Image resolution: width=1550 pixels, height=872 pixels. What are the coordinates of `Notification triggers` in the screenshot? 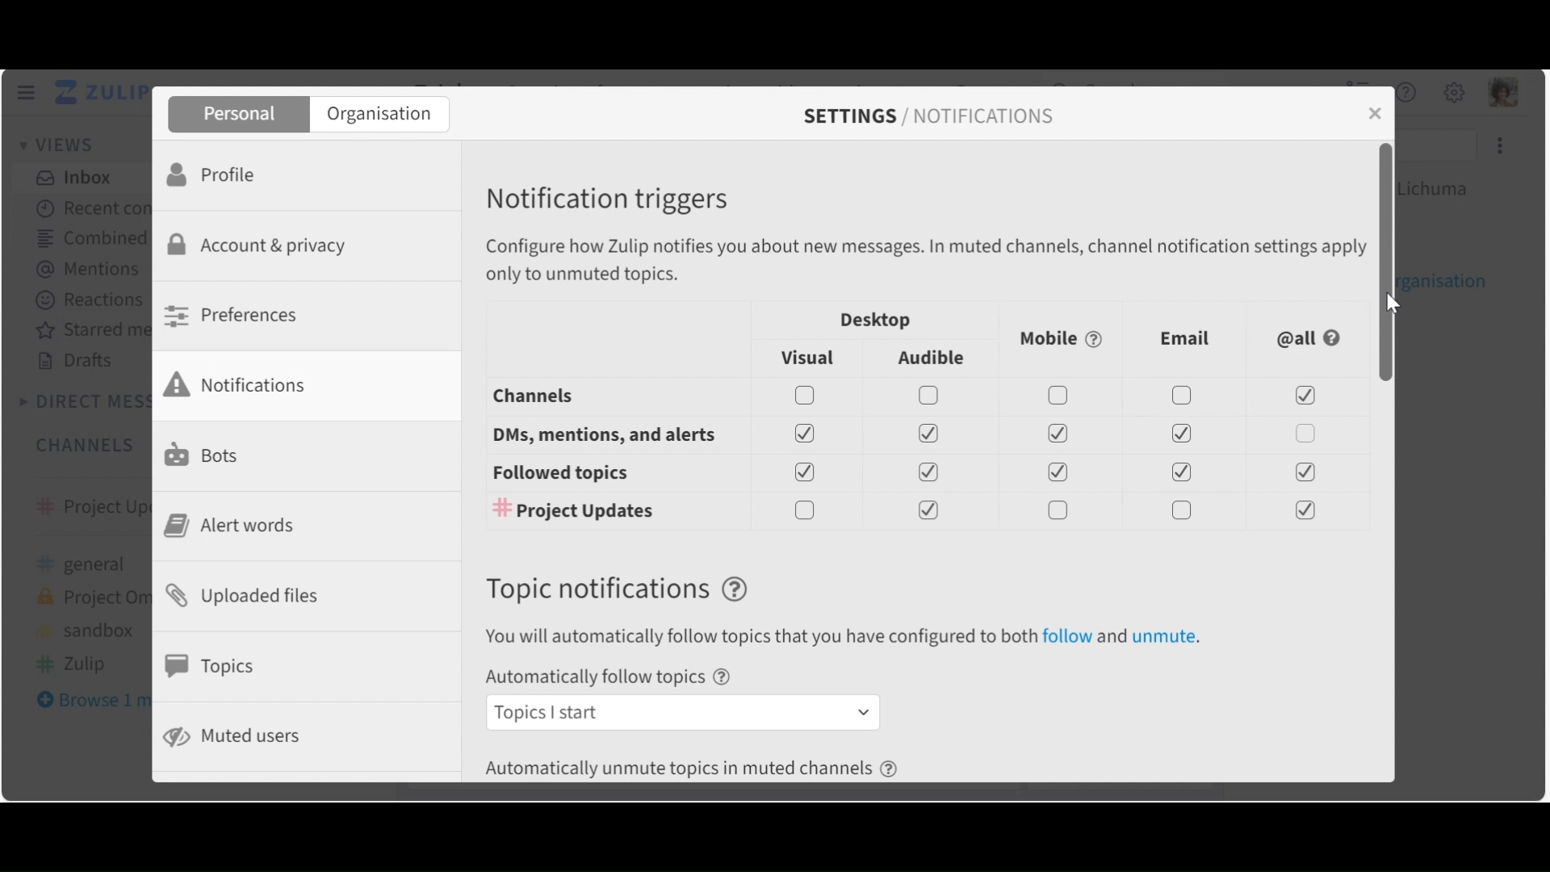 It's located at (611, 200).